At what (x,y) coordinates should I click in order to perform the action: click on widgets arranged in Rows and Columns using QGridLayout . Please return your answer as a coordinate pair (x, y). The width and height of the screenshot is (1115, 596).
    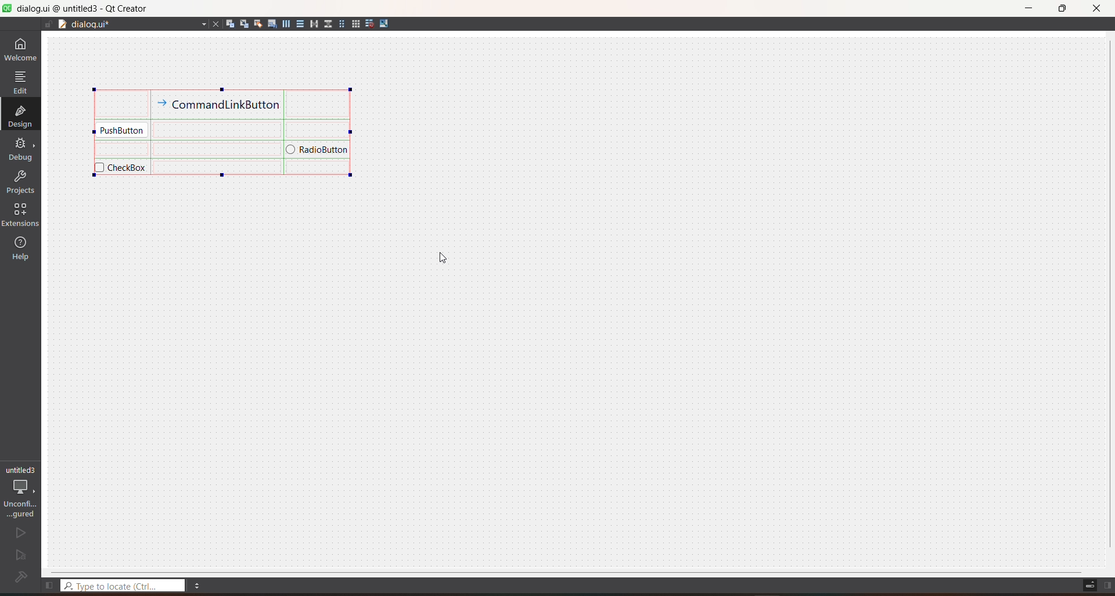
    Looking at the image, I should click on (224, 131).